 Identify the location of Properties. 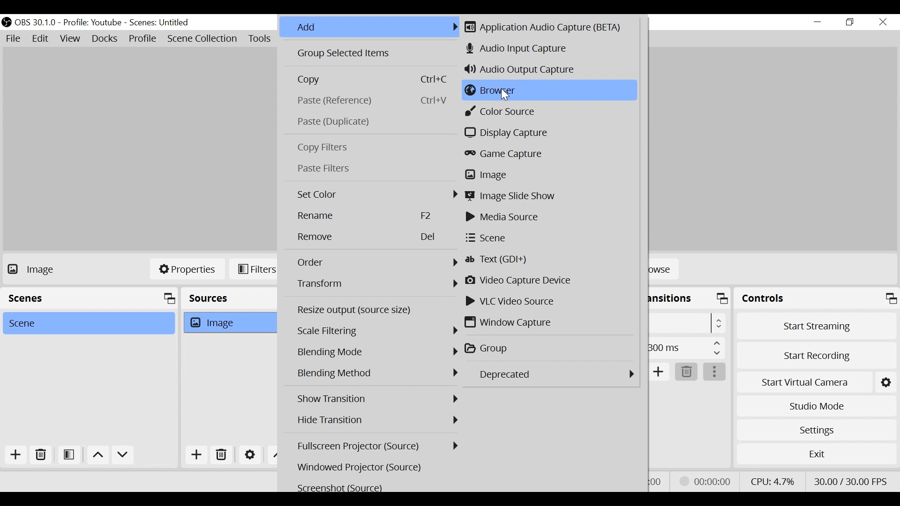
(187, 269).